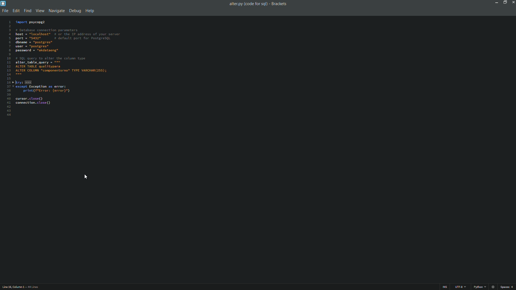  I want to click on navigate menu, so click(56, 11).